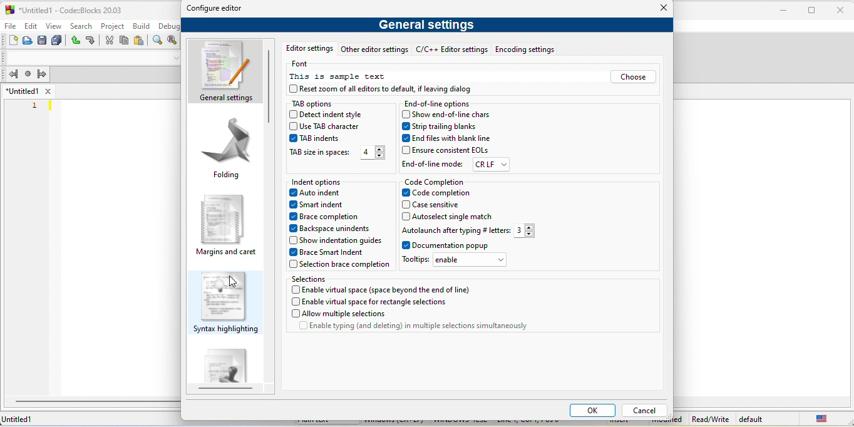  What do you see at coordinates (233, 280) in the screenshot?
I see `cursor movement` at bounding box center [233, 280].